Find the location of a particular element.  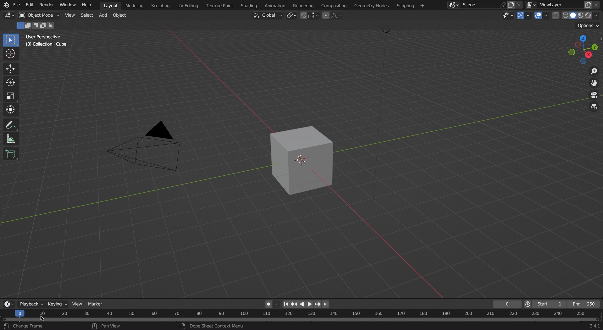

Show Overlays is located at coordinates (542, 15).